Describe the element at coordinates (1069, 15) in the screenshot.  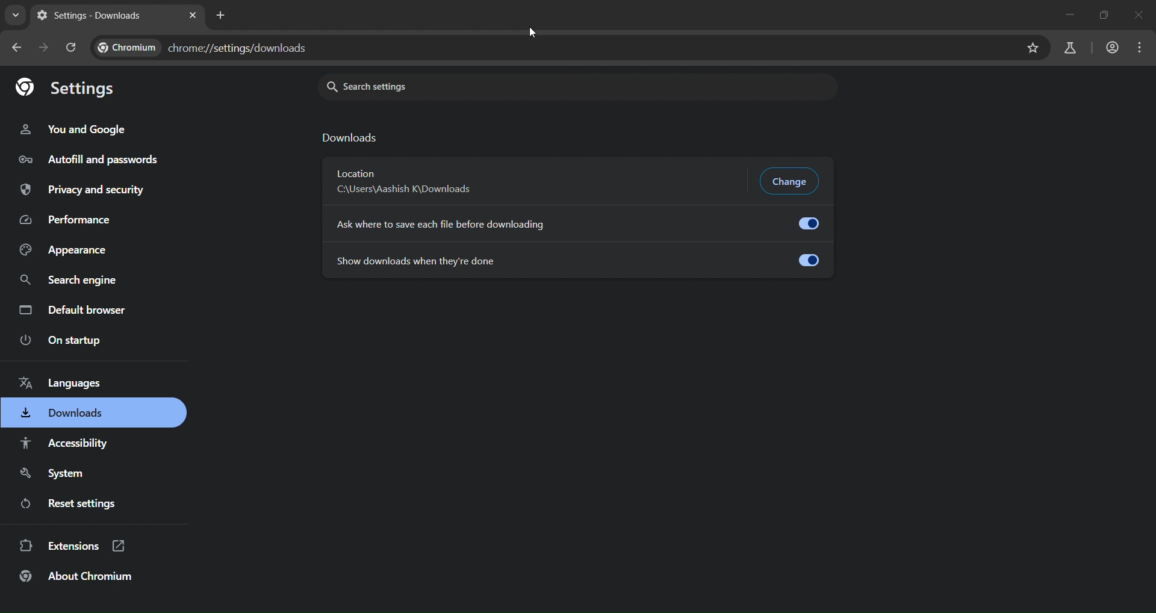
I see `minimize` at that location.